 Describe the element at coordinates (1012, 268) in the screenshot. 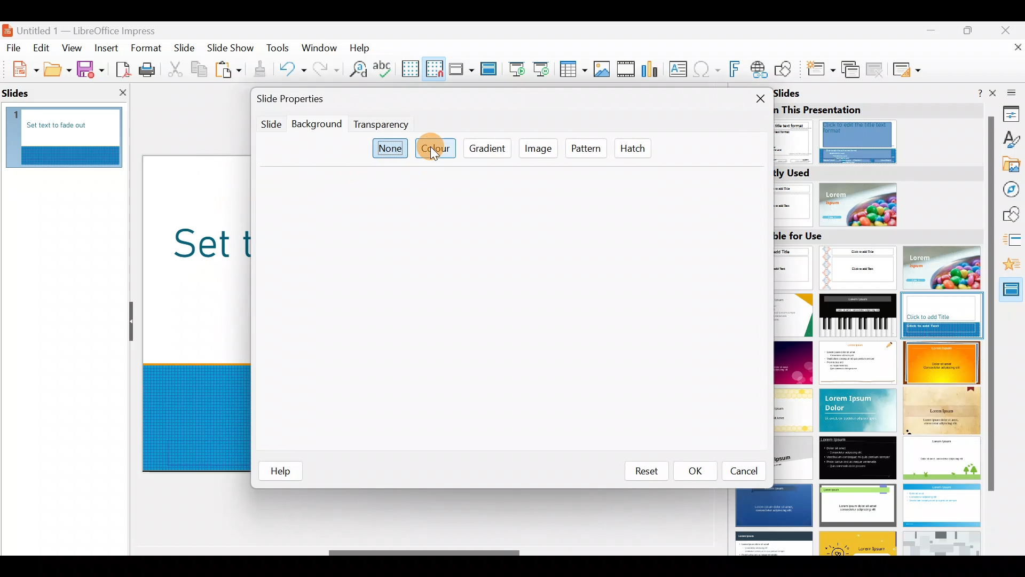

I see `Animation` at that location.